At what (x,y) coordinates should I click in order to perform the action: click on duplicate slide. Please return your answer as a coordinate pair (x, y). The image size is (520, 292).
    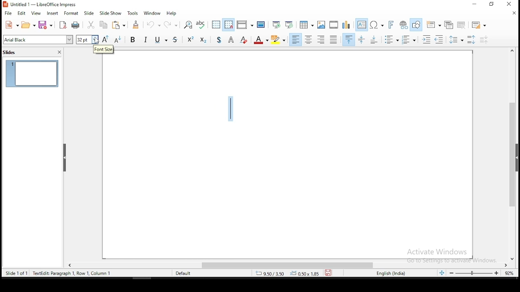
    Looking at the image, I should click on (450, 24).